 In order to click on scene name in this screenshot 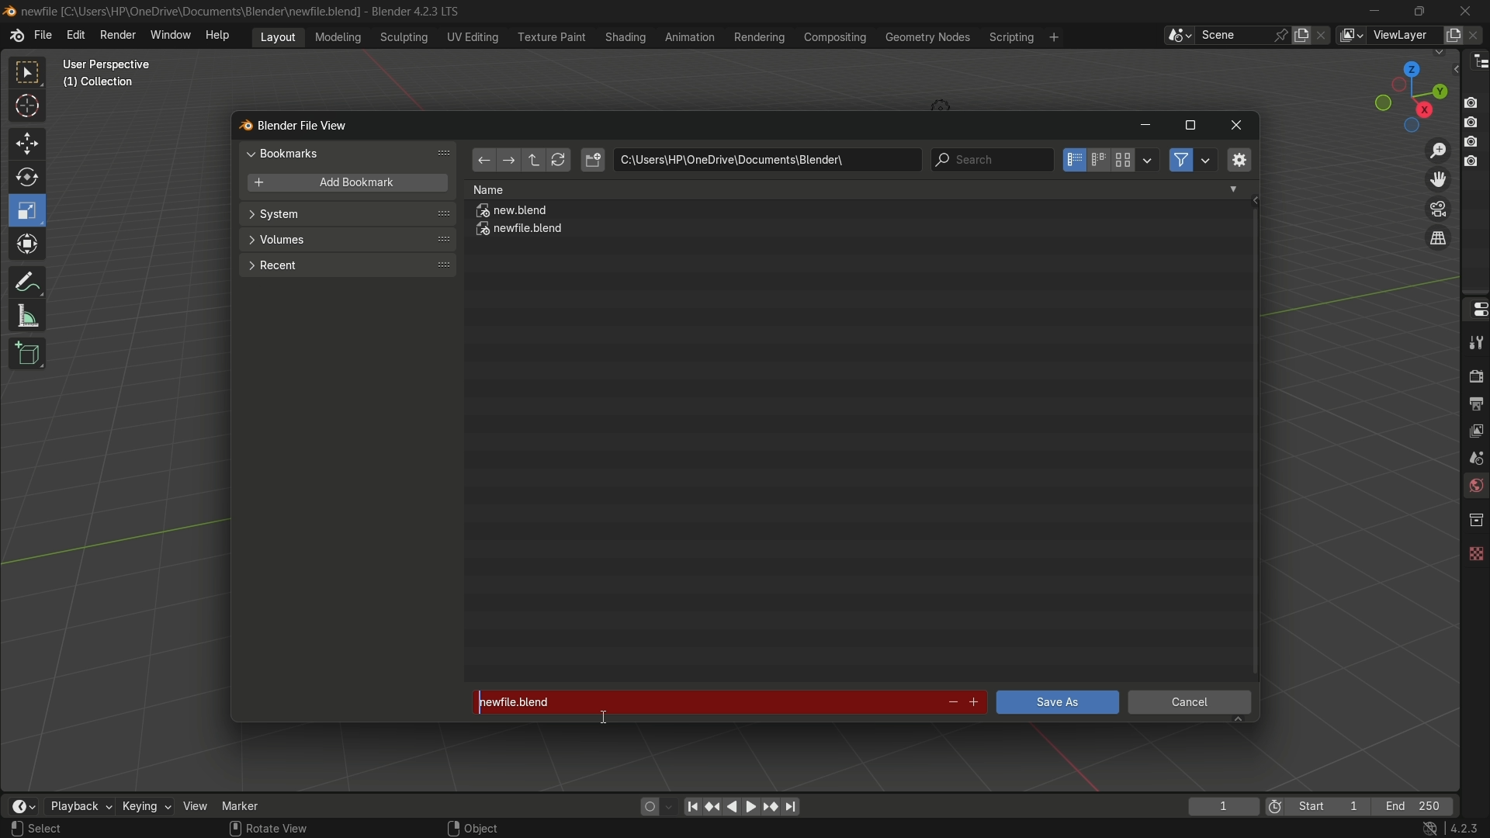, I will do `click(1233, 34)`.